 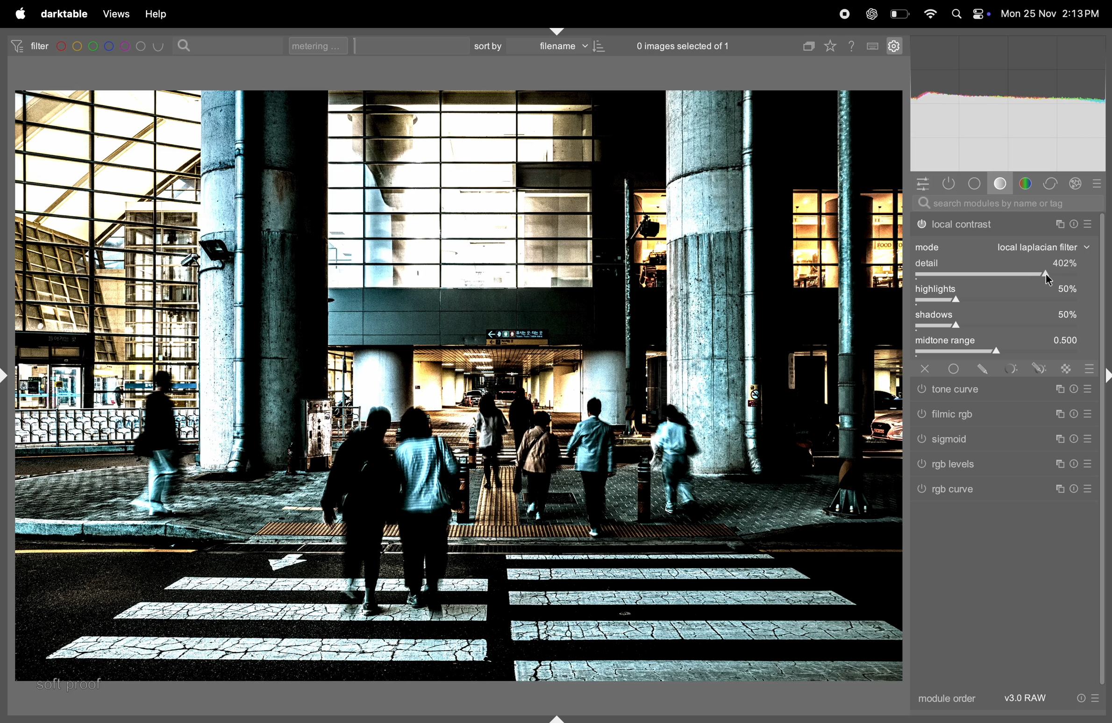 I want to click on highlights, so click(x=1002, y=290).